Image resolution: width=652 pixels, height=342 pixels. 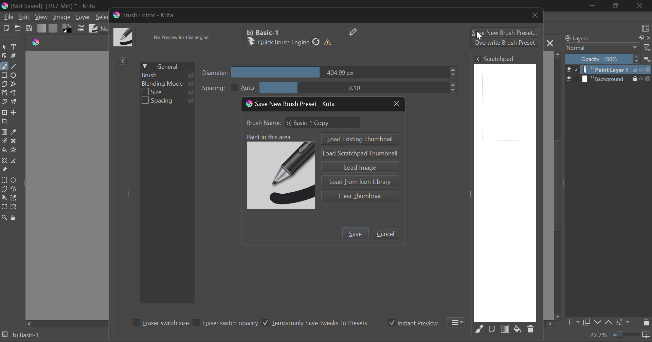 What do you see at coordinates (5, 76) in the screenshot?
I see `Rectangle` at bounding box center [5, 76].